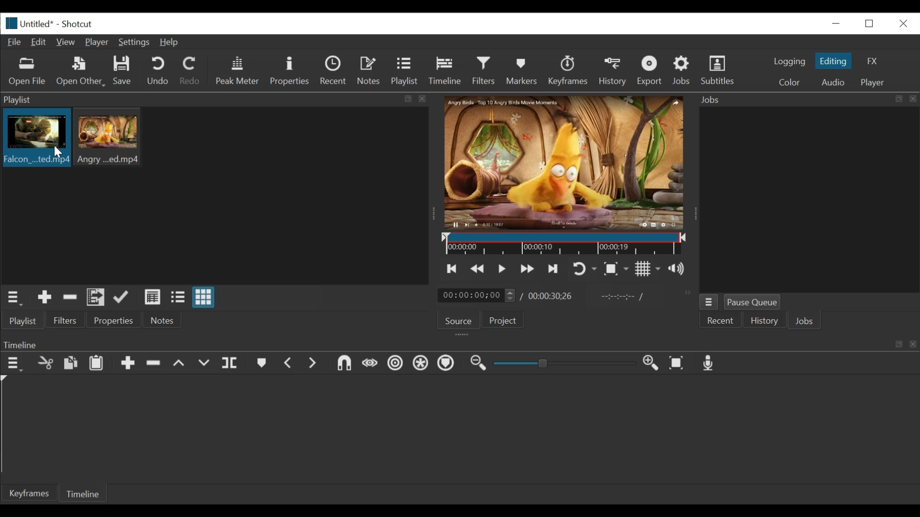 The width and height of the screenshot is (920, 517). I want to click on split at playhead, so click(231, 364).